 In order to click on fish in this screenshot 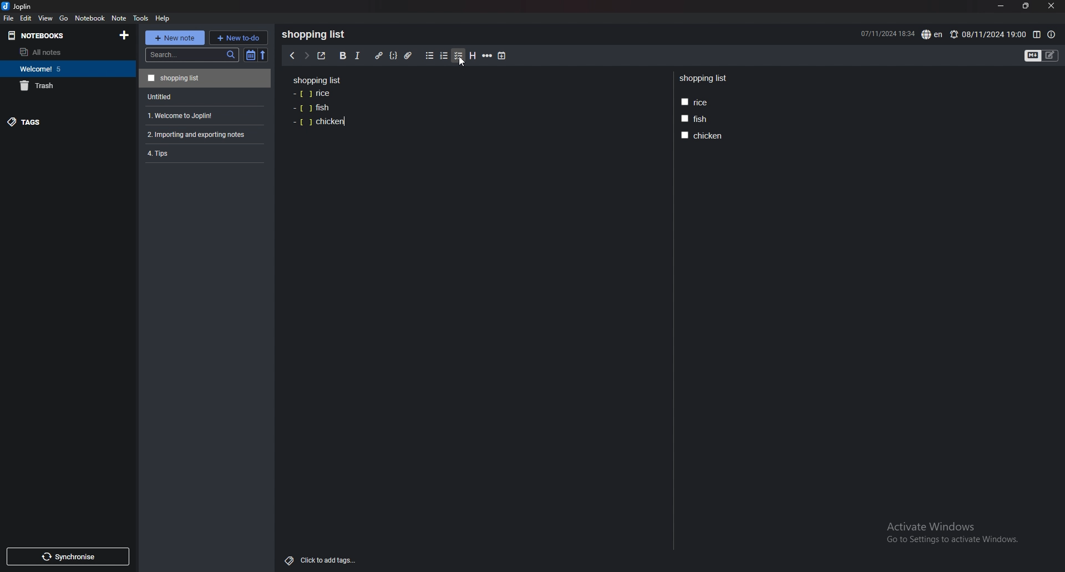, I will do `click(693, 119)`.